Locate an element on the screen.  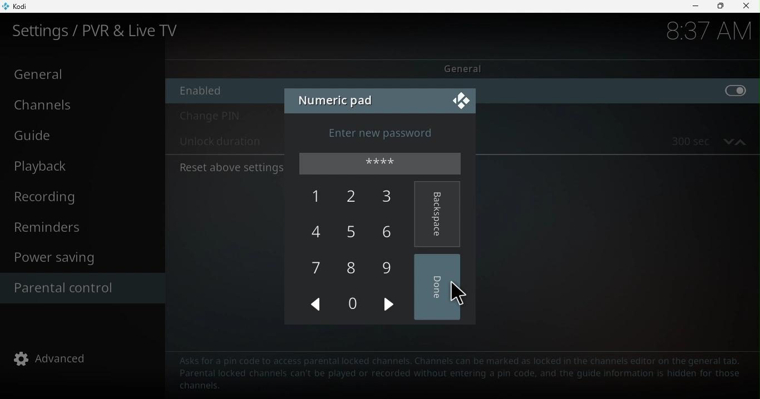
300 sec is located at coordinates (684, 141).